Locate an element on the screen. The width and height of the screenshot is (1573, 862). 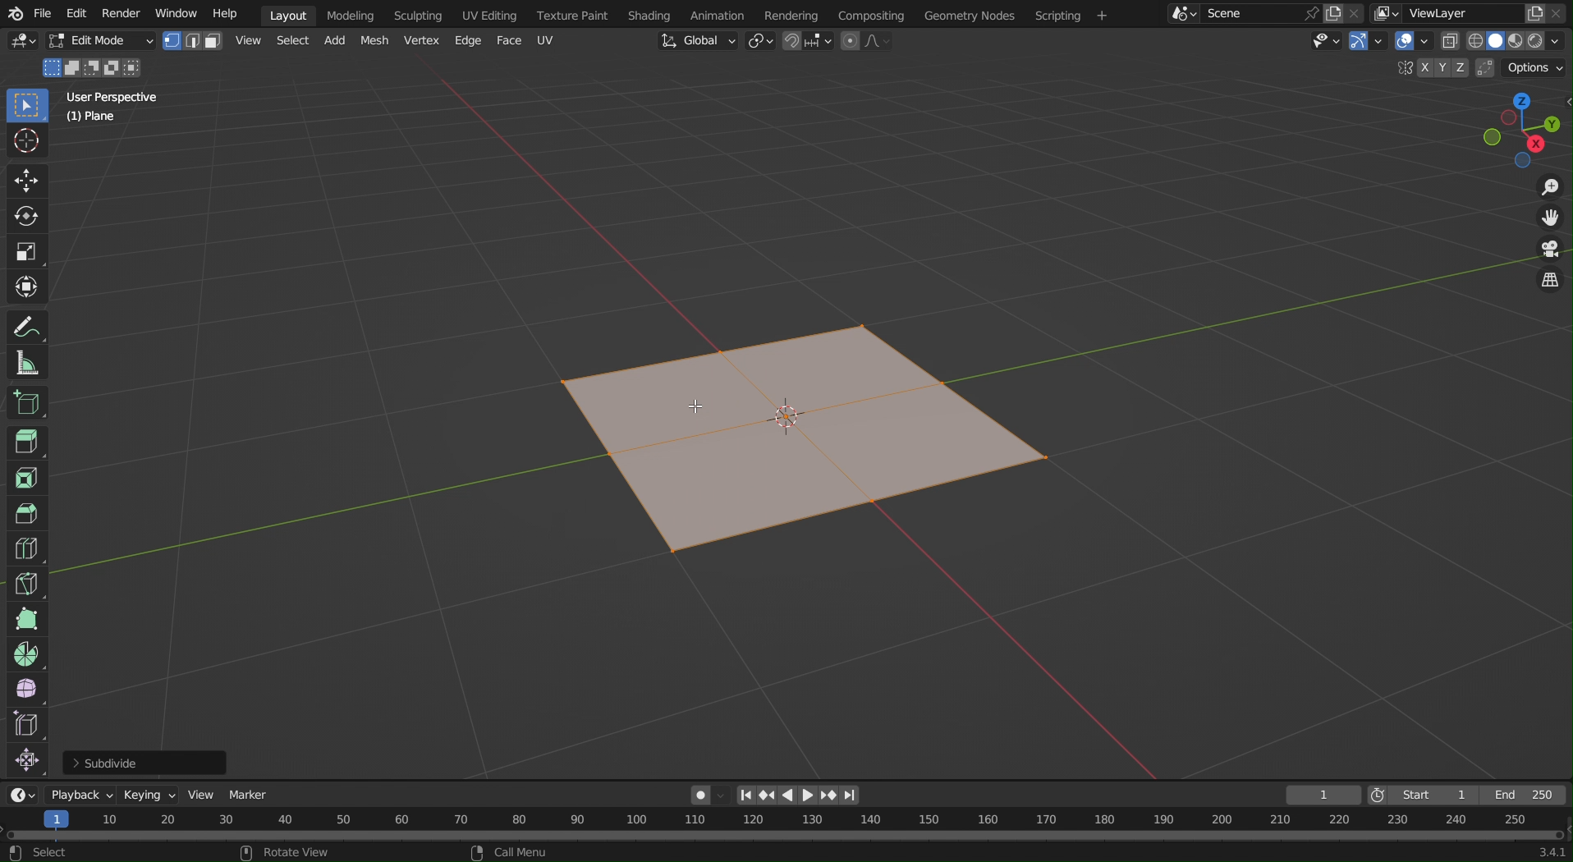
Shrink/Flatten is located at coordinates (26, 762).